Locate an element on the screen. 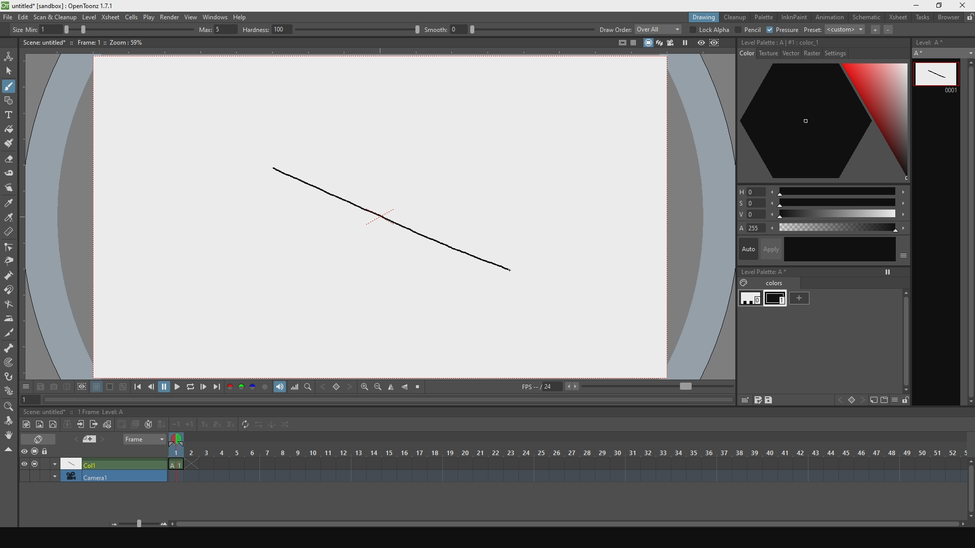  show volume is located at coordinates (279, 388).